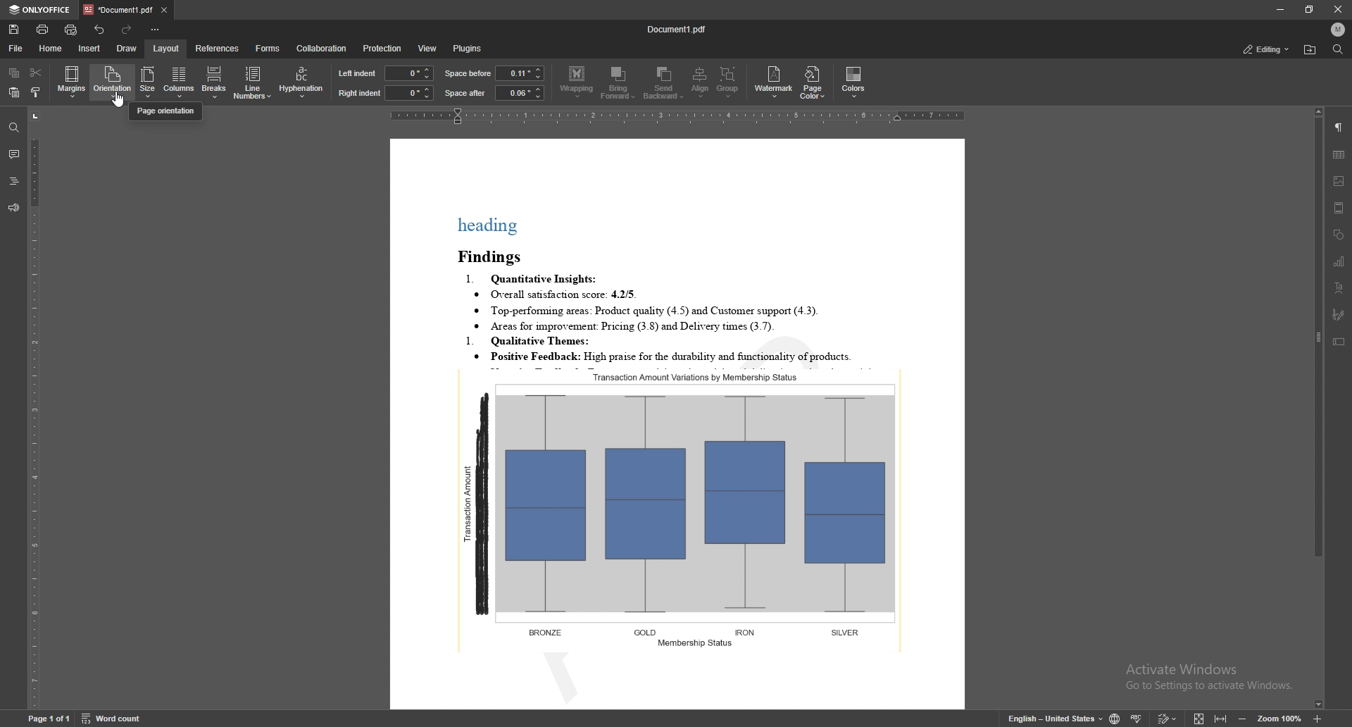 The height and width of the screenshot is (727, 1352). I want to click on save, so click(14, 29).